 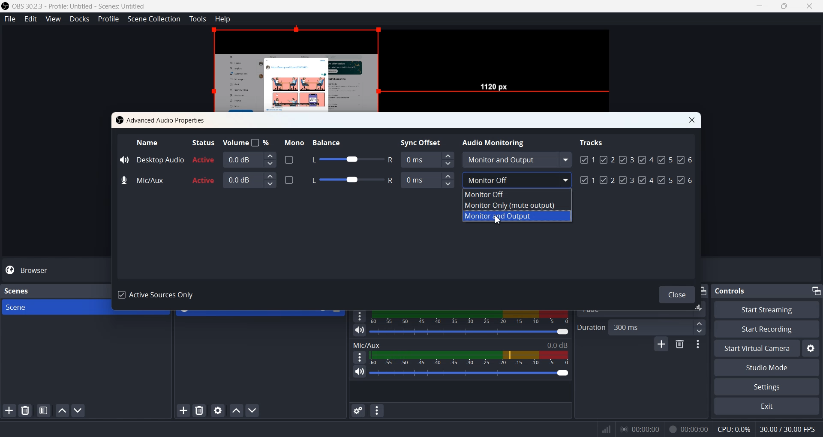 I want to click on Enabled/ disable Mono, so click(x=289, y=179).